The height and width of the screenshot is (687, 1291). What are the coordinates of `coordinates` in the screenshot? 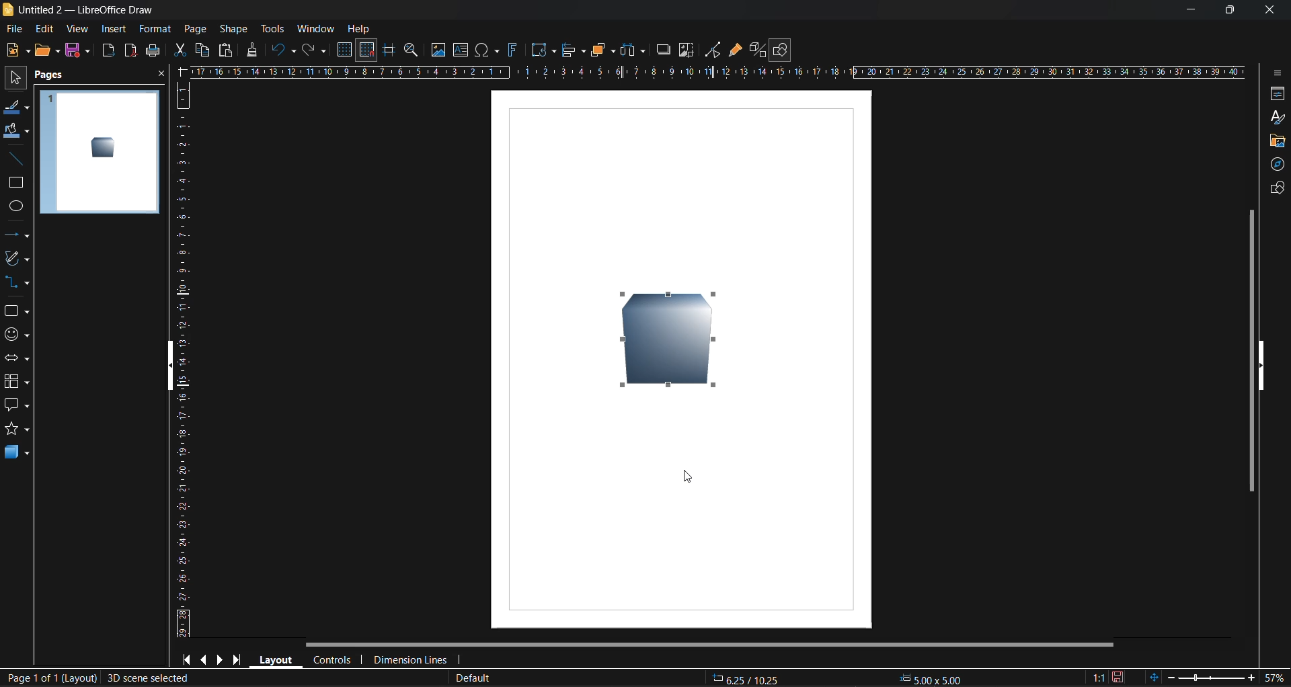 It's located at (844, 678).